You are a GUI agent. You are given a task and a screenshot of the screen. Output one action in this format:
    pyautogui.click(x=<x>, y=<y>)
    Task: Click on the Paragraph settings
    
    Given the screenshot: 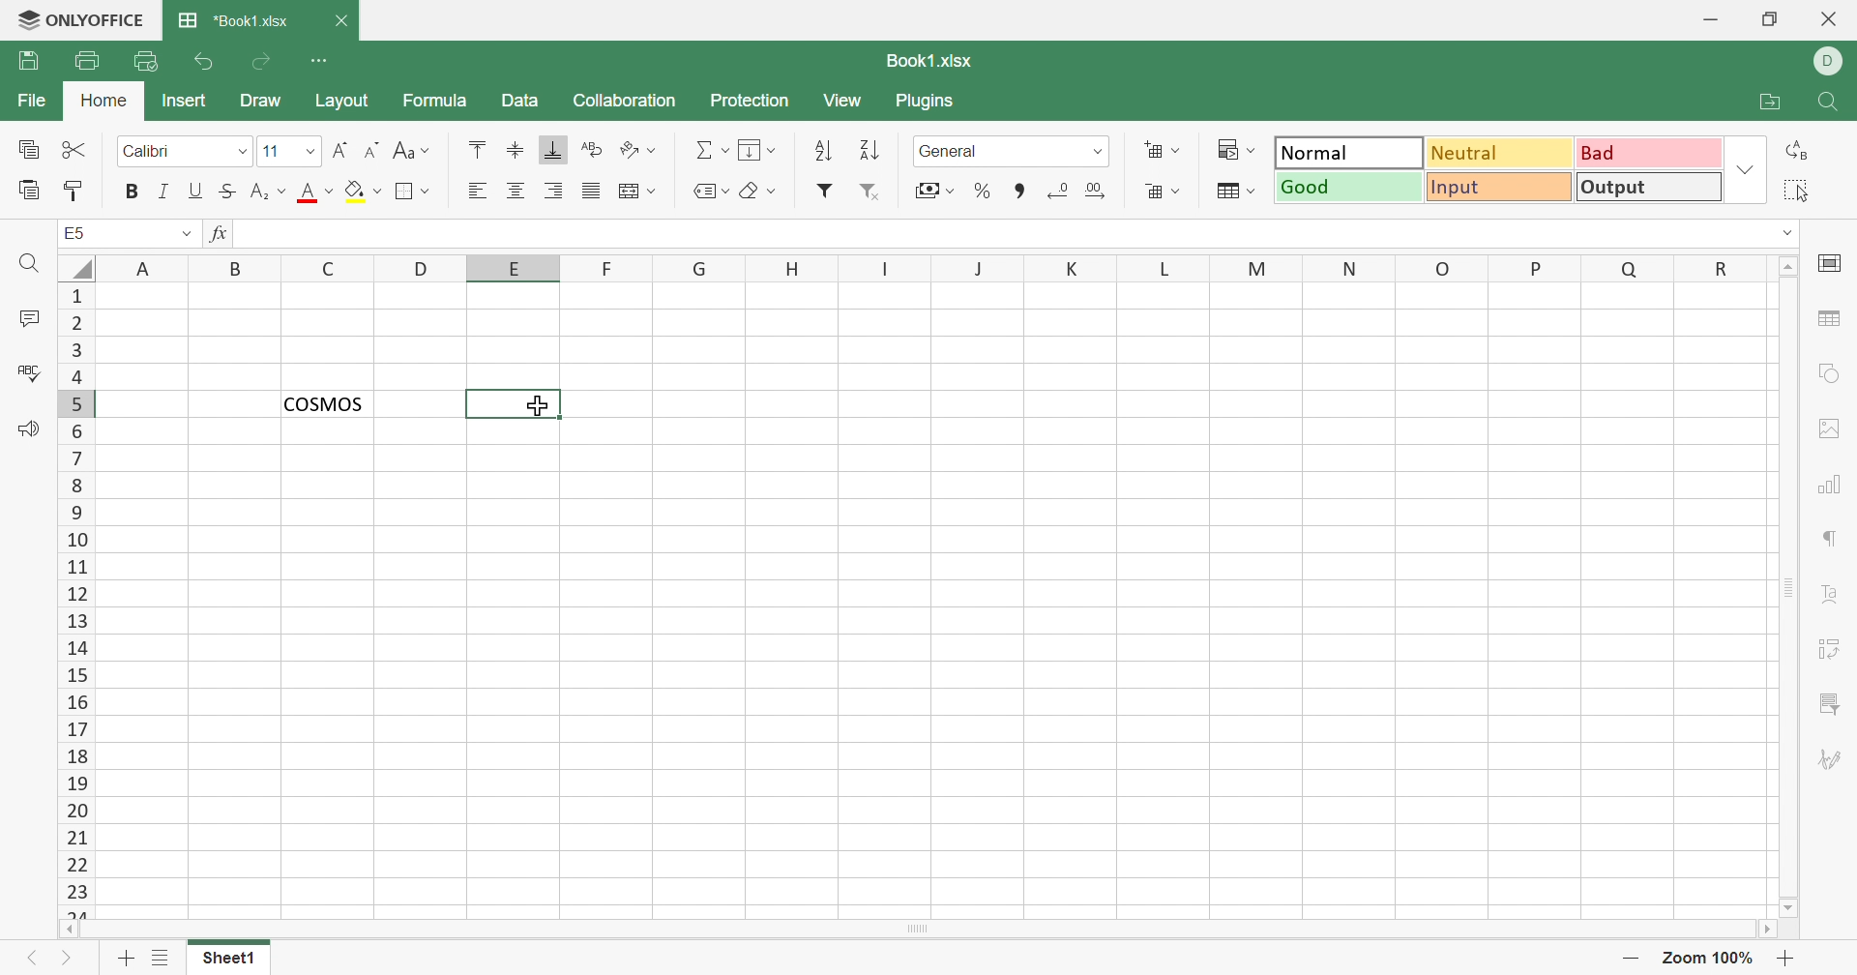 What is the action you would take?
    pyautogui.click(x=1827, y=542)
    